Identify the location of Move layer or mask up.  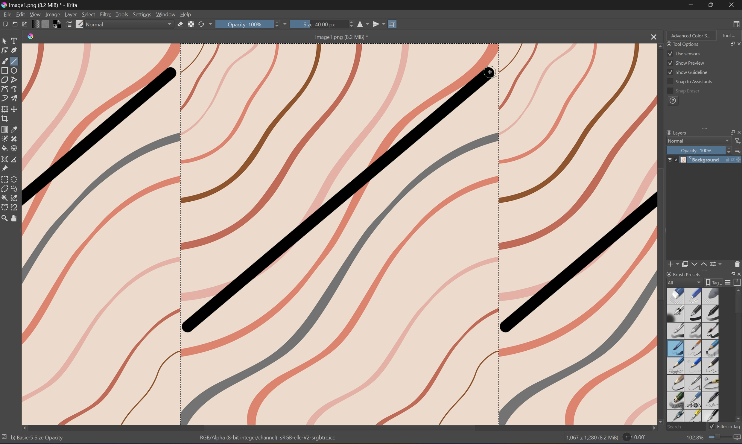
(704, 264).